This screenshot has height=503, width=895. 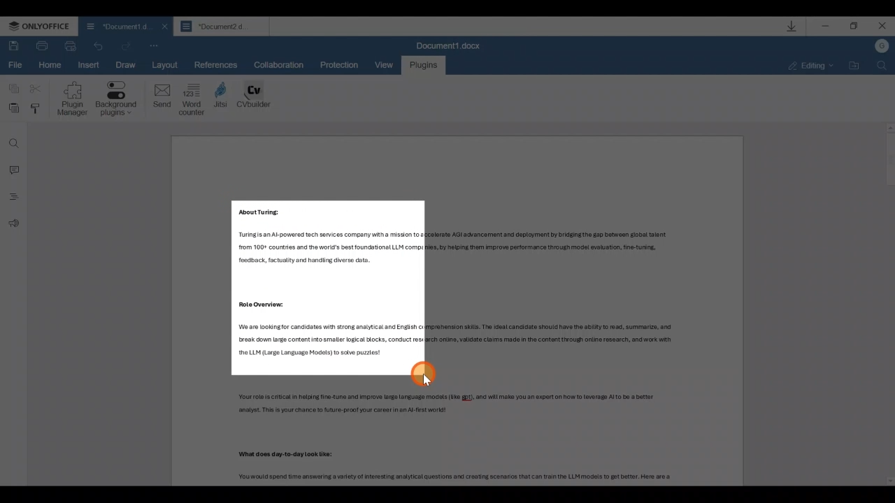 I want to click on References, so click(x=217, y=64).